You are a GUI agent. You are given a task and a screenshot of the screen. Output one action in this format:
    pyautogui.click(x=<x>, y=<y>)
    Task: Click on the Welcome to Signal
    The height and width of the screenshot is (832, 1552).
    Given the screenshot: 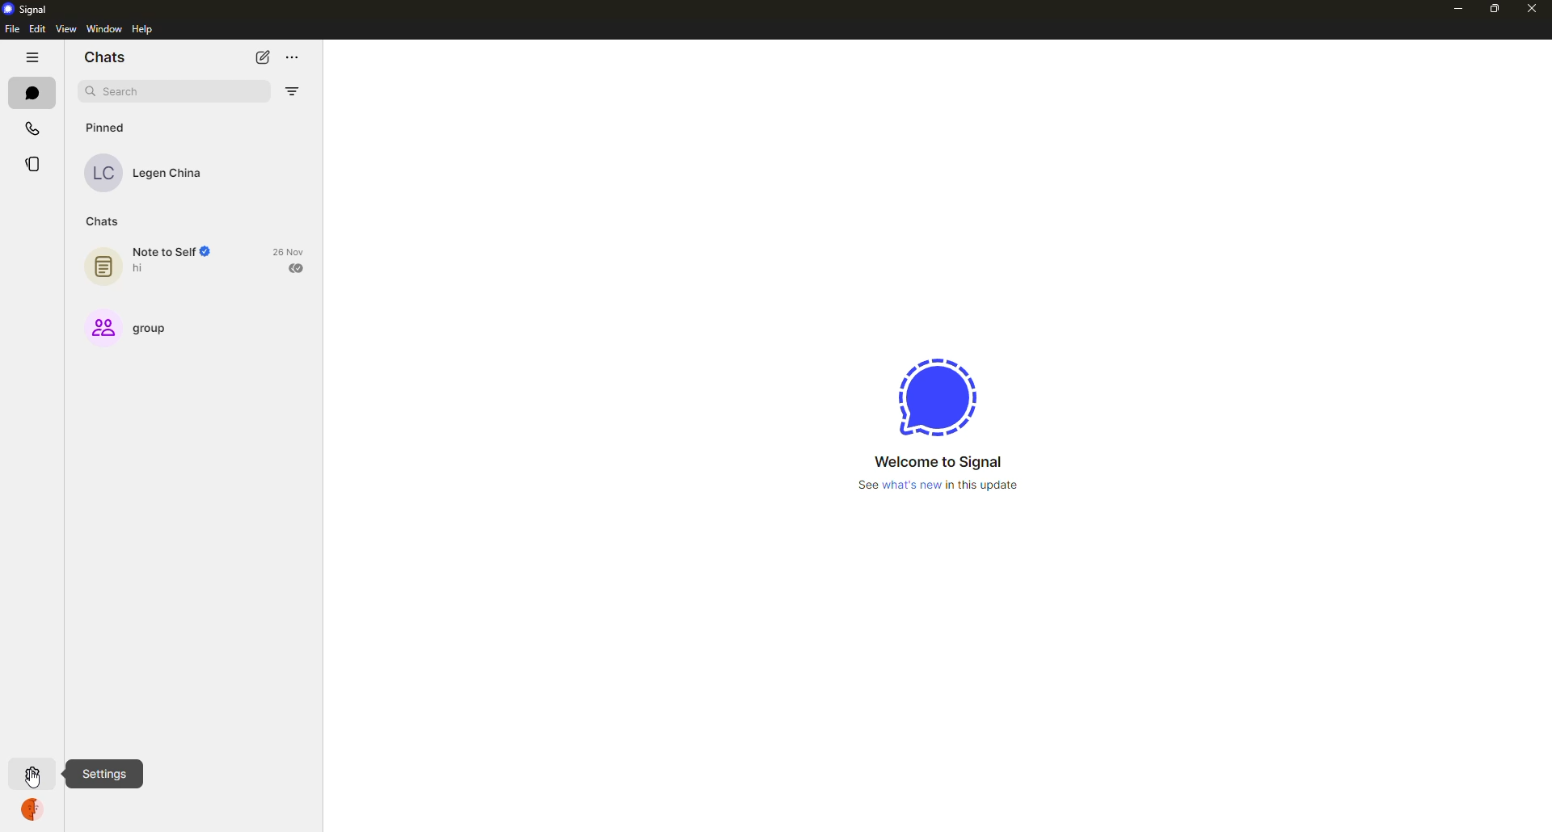 What is the action you would take?
    pyautogui.click(x=931, y=462)
    